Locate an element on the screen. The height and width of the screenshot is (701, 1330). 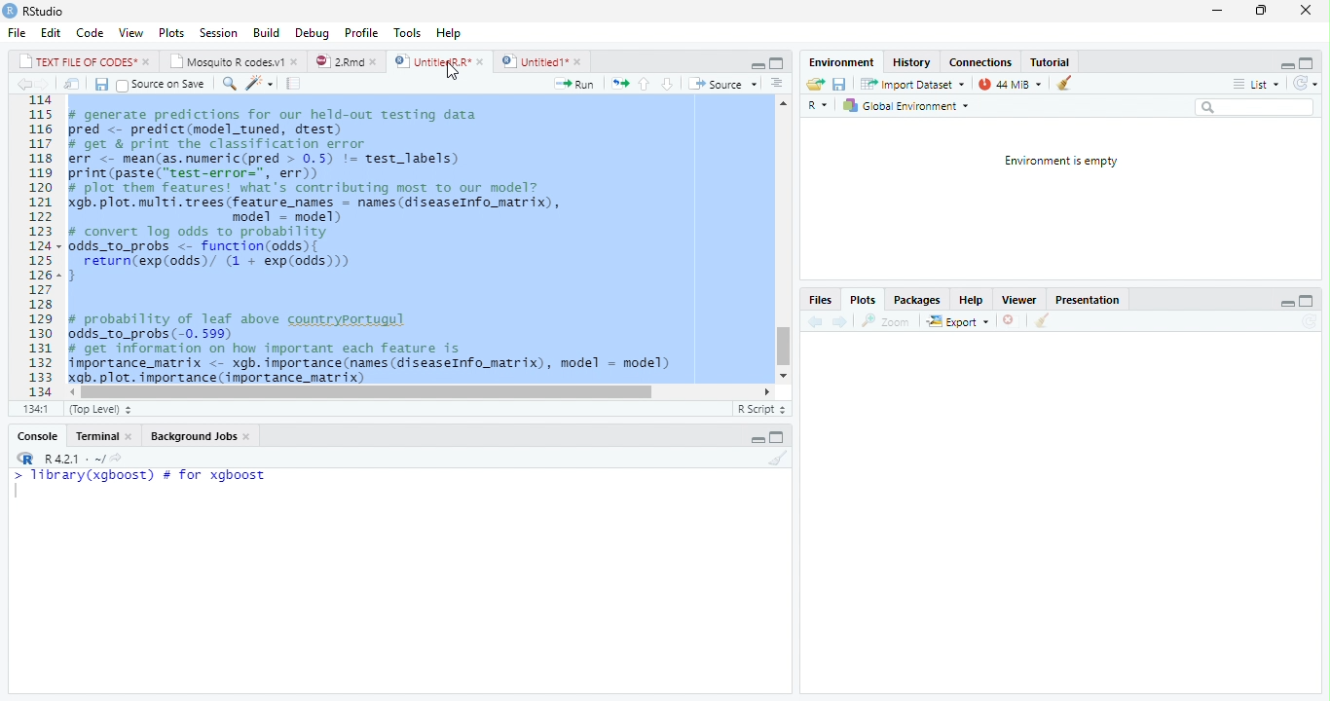
Debug is located at coordinates (311, 34).